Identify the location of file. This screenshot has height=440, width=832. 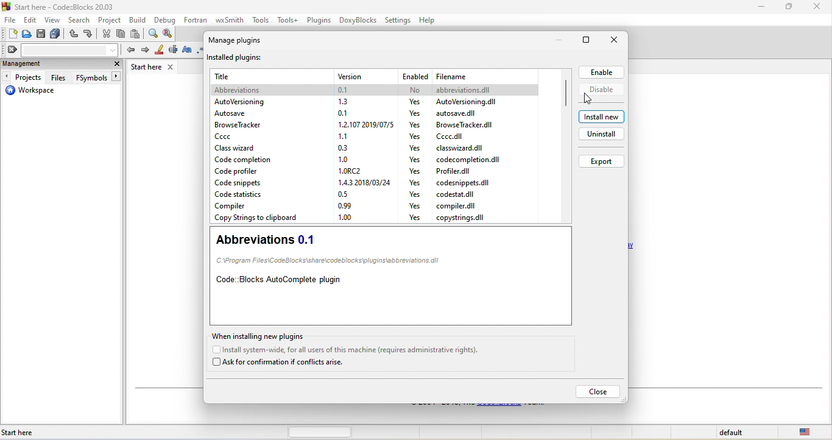
(465, 126).